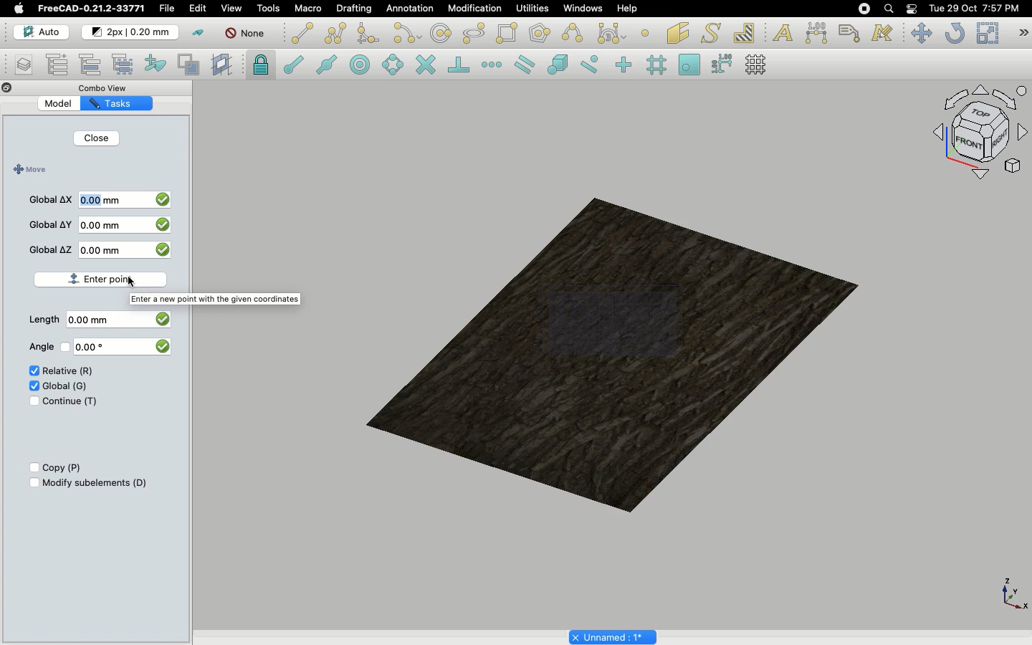  What do you see at coordinates (123, 250) in the screenshot?
I see `0.00 mm` at bounding box center [123, 250].